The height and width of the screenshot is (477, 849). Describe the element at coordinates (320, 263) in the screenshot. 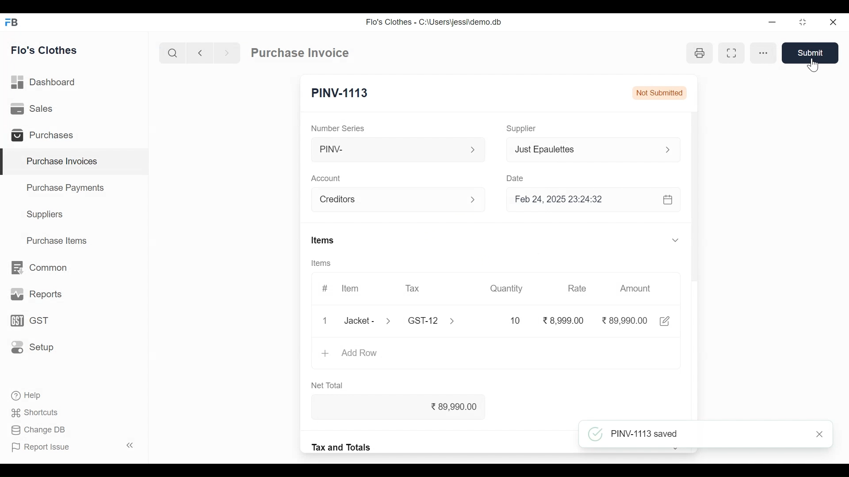

I see `Items` at that location.